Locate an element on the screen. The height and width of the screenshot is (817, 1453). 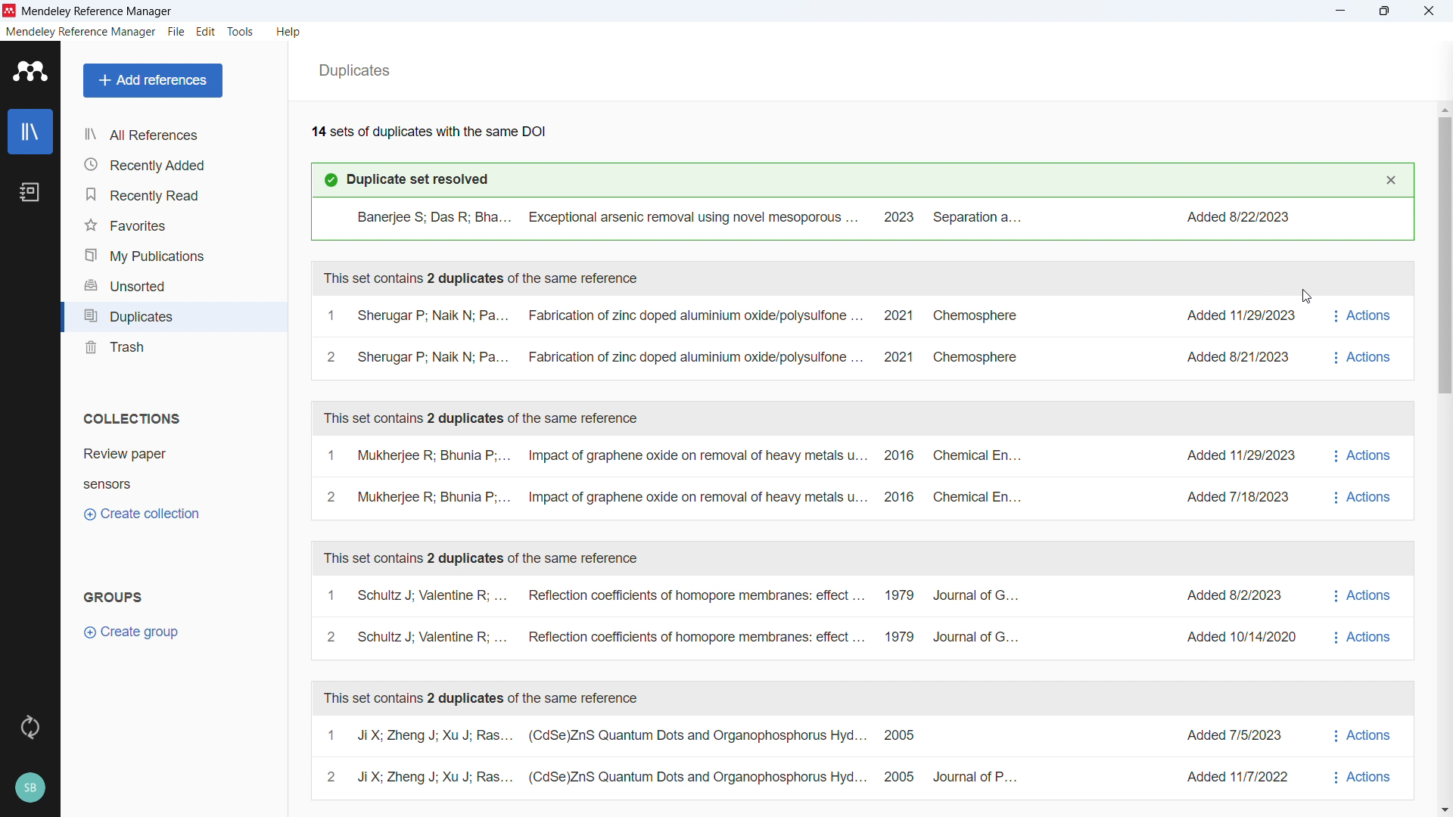
collection  1 is located at coordinates (167, 452).